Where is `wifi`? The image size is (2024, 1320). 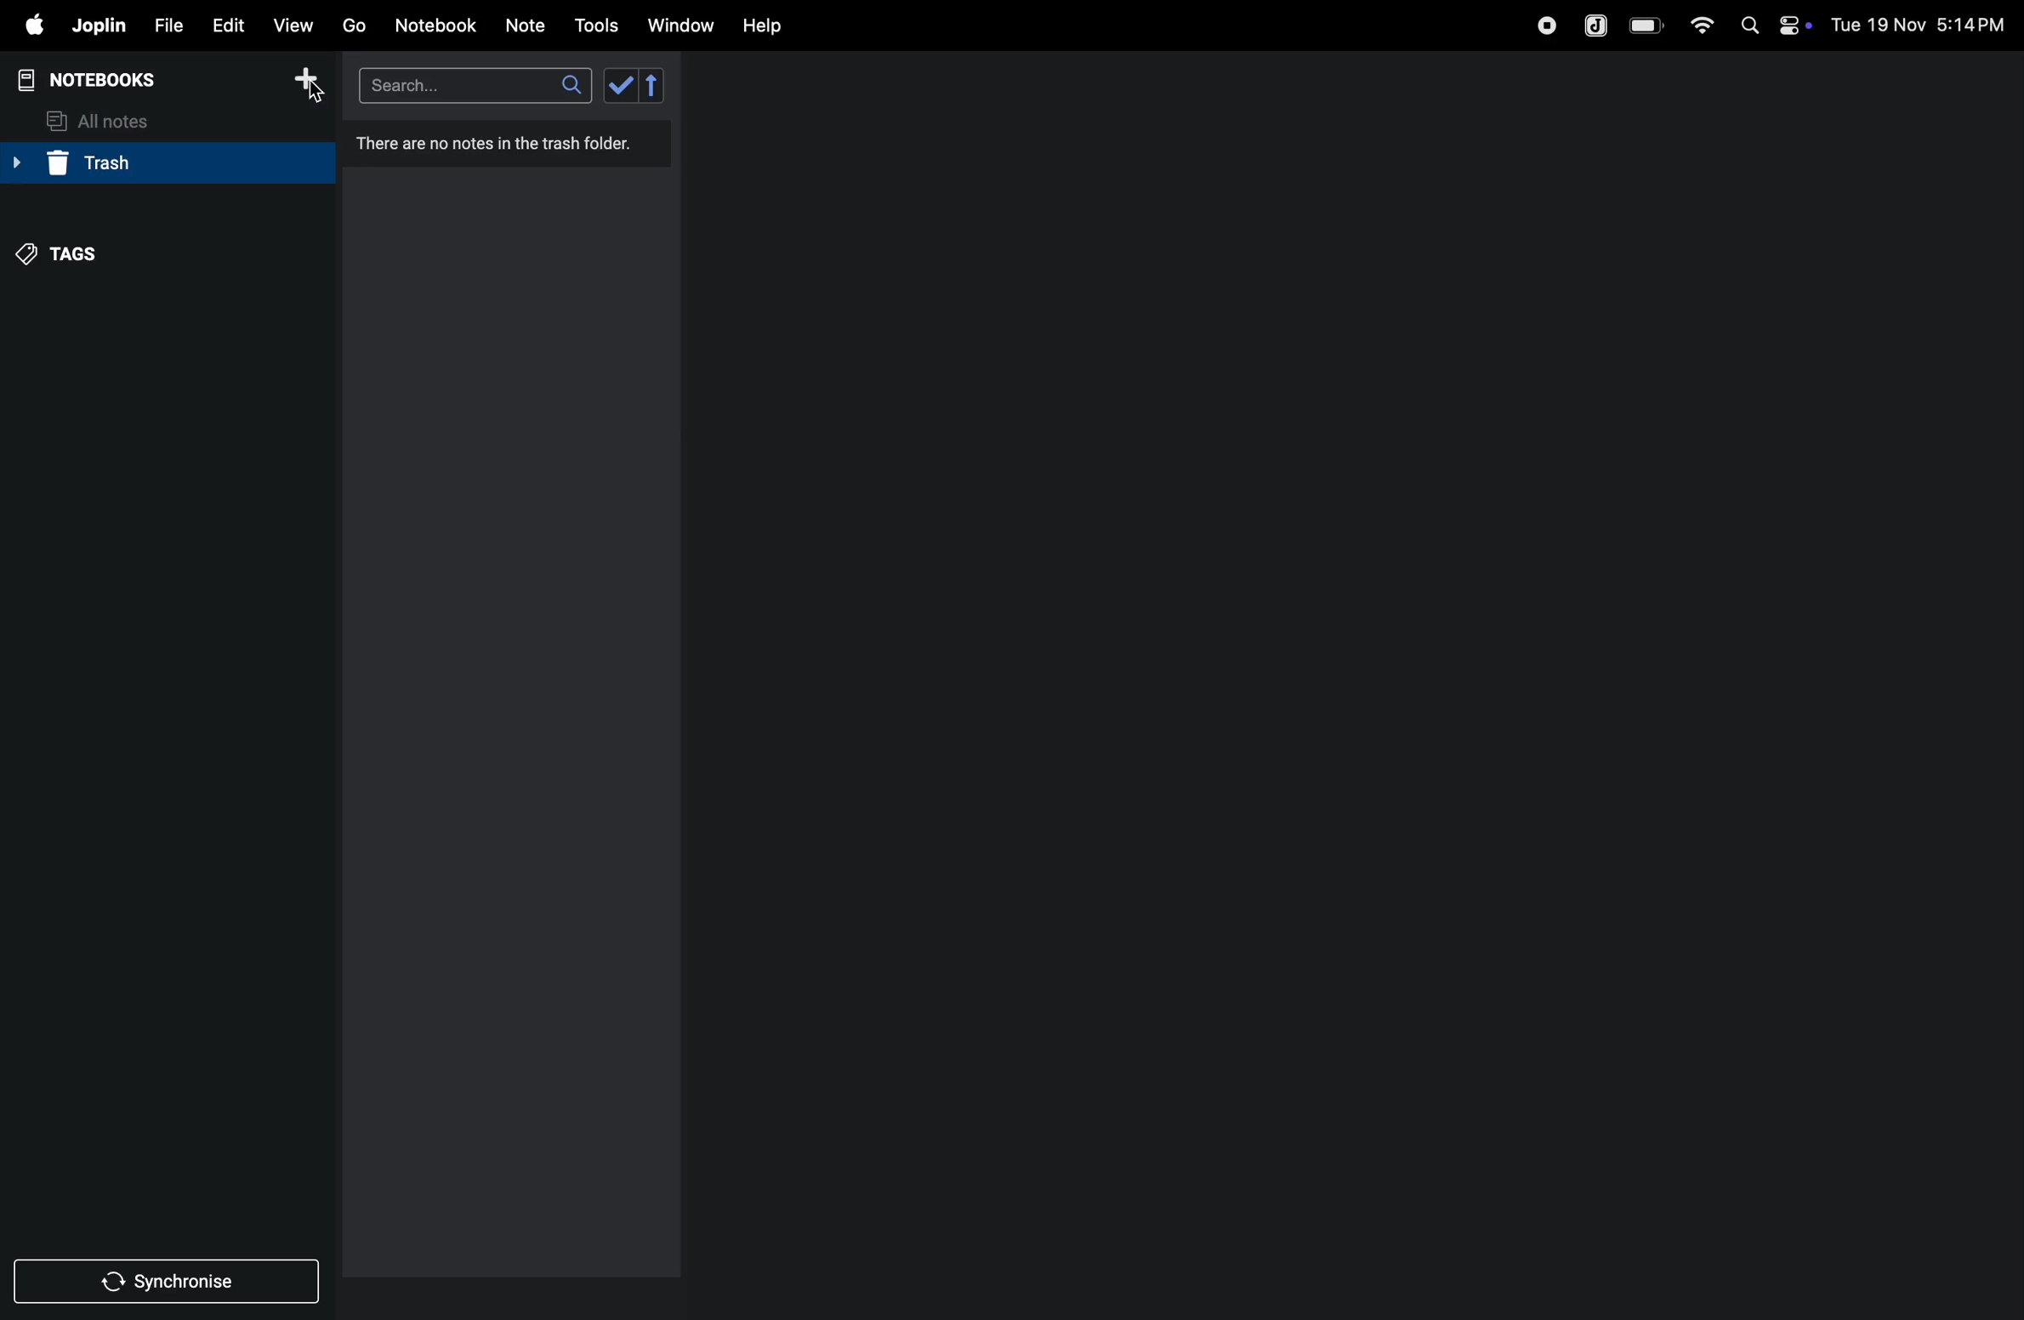 wifi is located at coordinates (1697, 25).